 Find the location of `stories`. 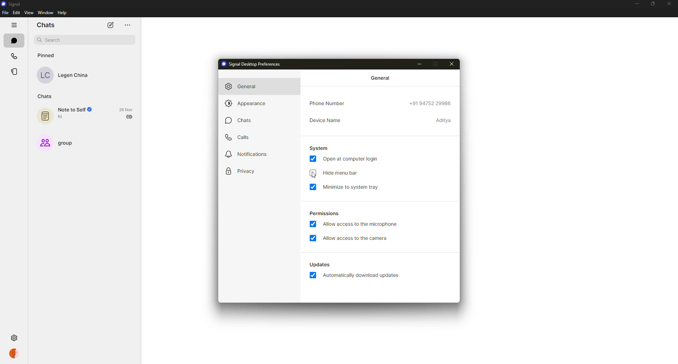

stories is located at coordinates (14, 72).